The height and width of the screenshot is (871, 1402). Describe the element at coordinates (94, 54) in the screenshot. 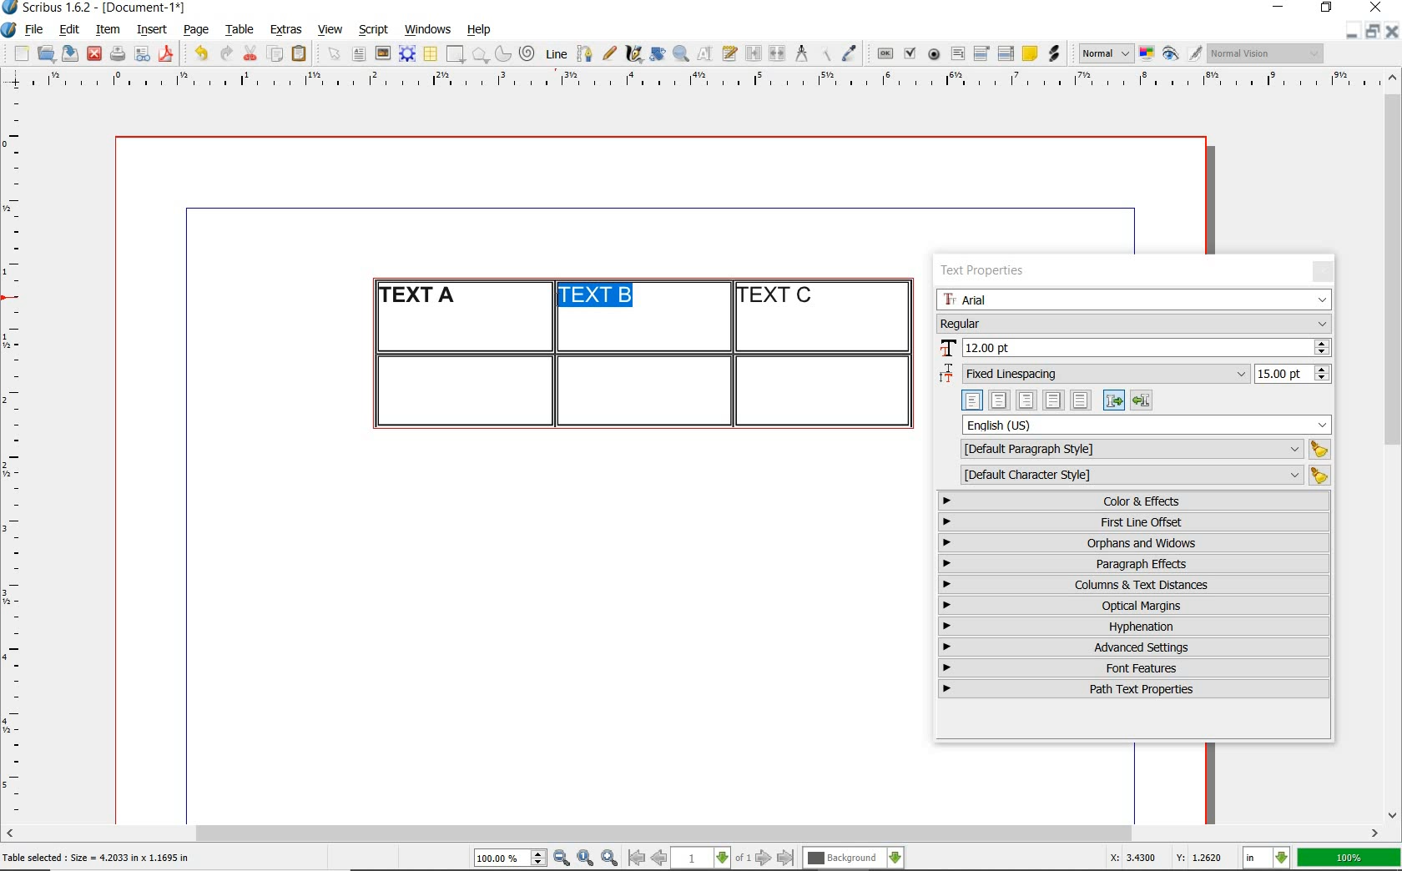

I see `close` at that location.